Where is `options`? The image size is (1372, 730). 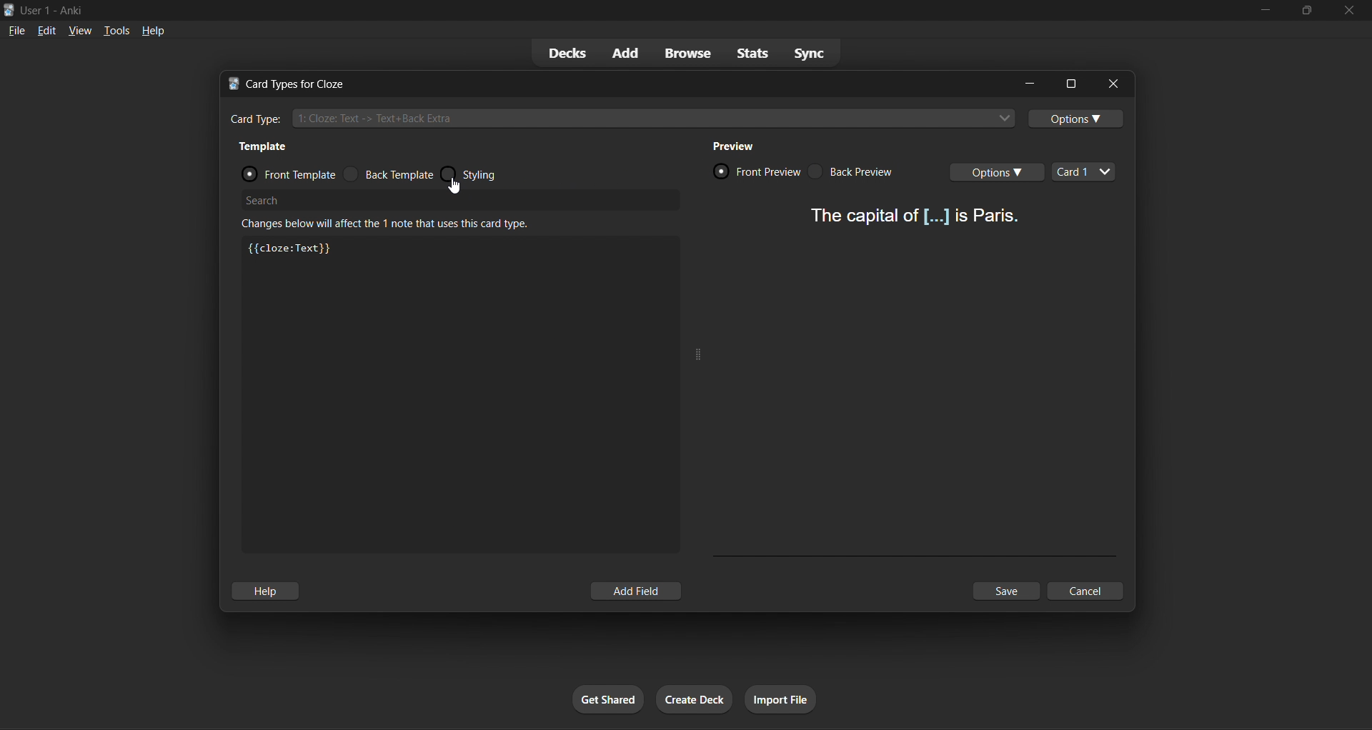 options is located at coordinates (1069, 82).